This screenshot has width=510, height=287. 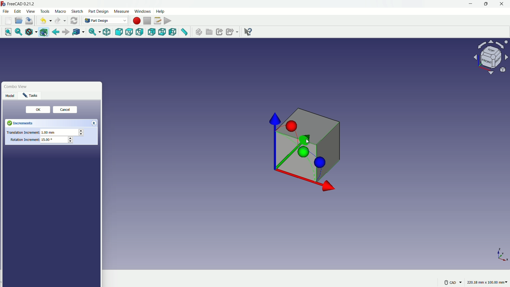 I want to click on create group, so click(x=210, y=32).